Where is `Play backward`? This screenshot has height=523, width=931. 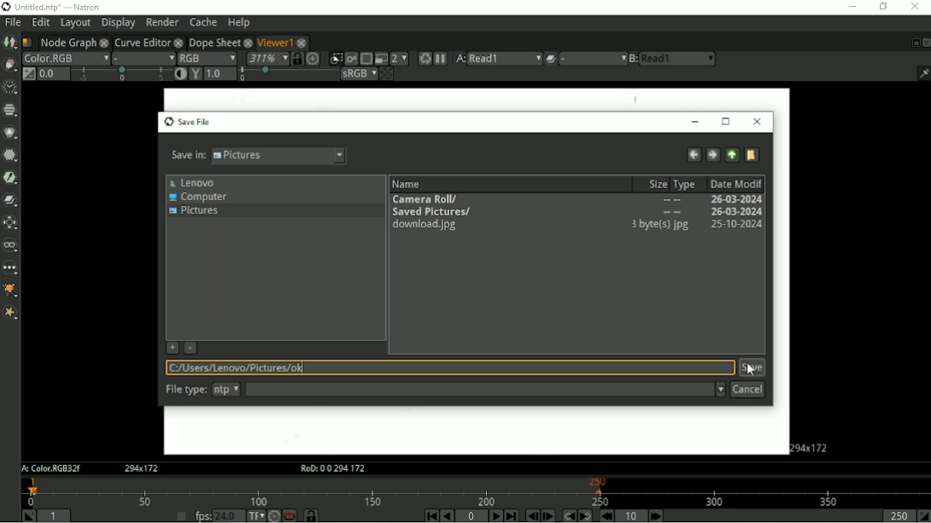 Play backward is located at coordinates (447, 515).